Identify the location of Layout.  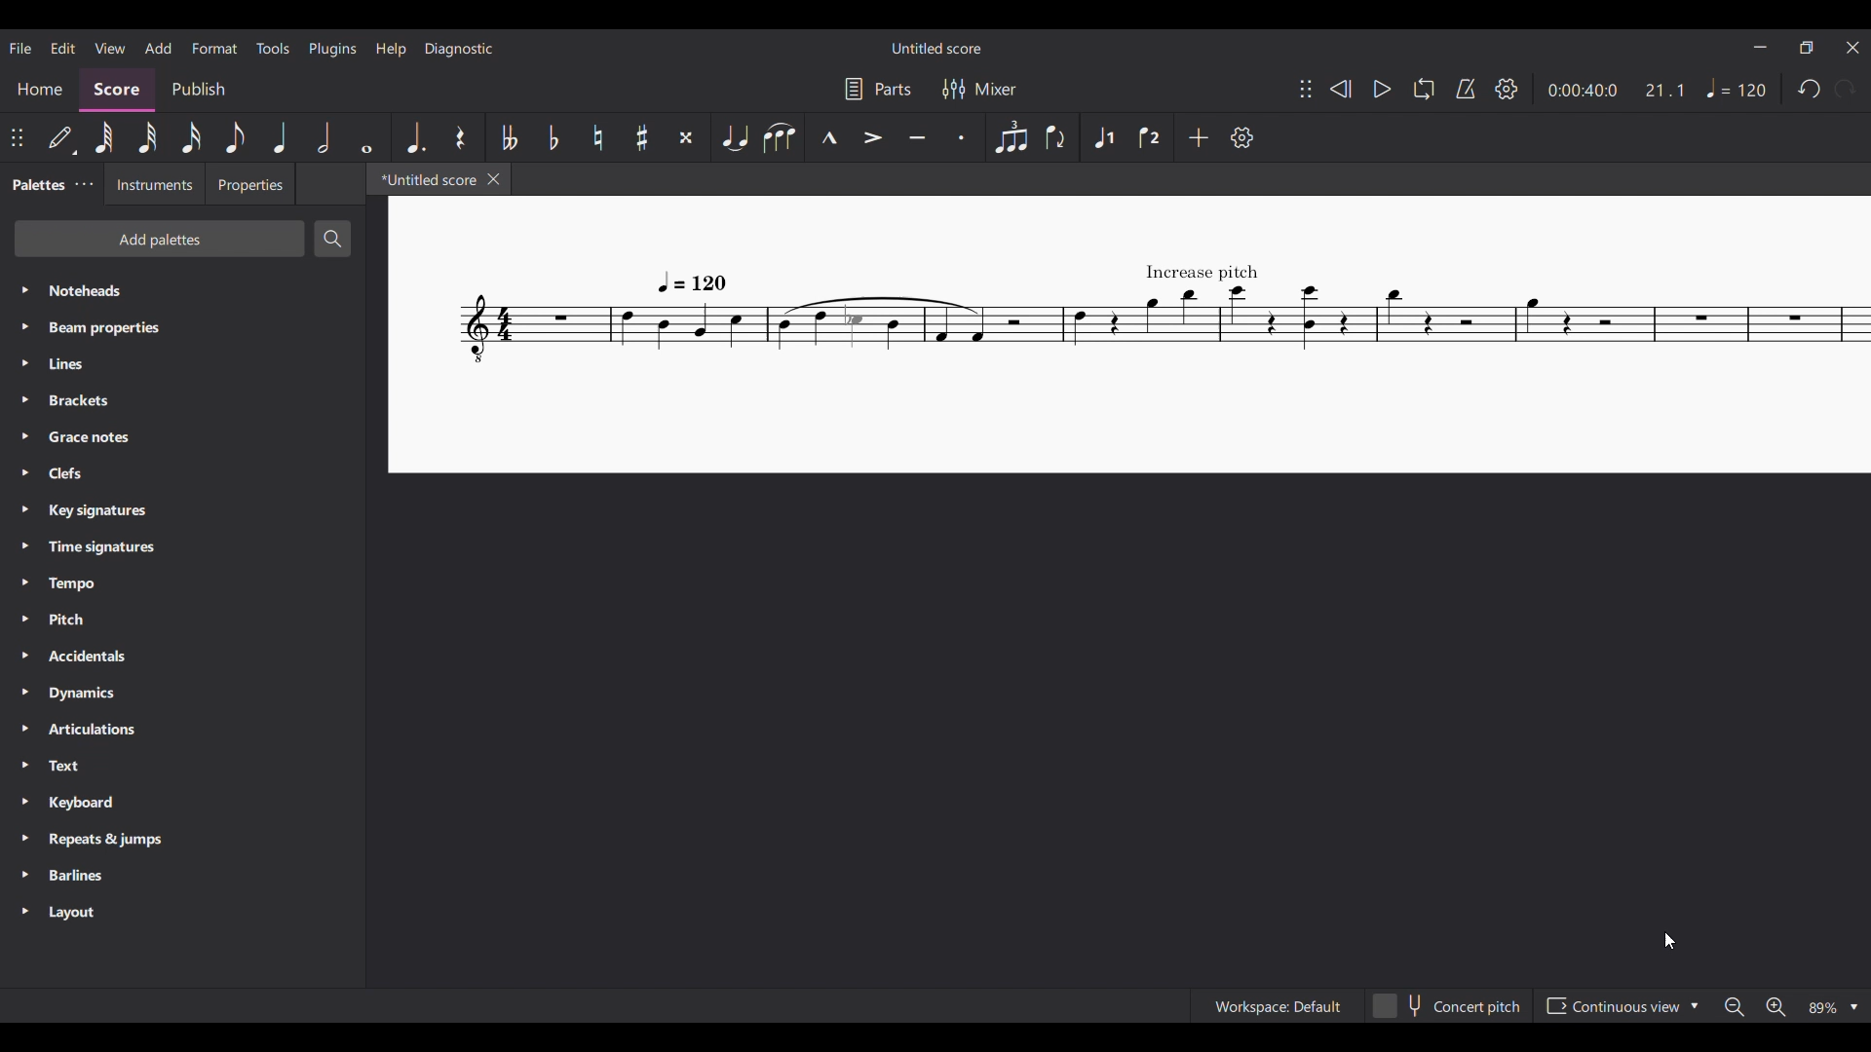
(182, 913).